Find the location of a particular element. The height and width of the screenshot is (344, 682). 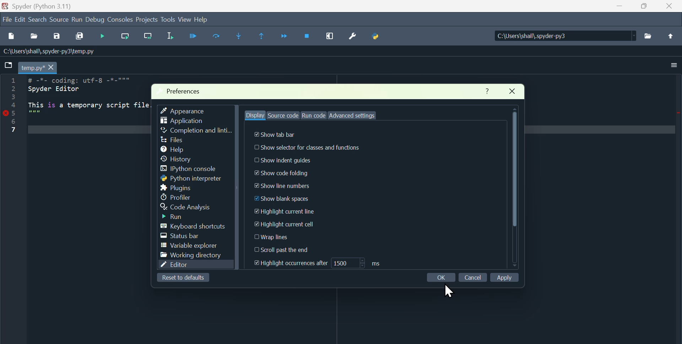

Display is located at coordinates (255, 115).